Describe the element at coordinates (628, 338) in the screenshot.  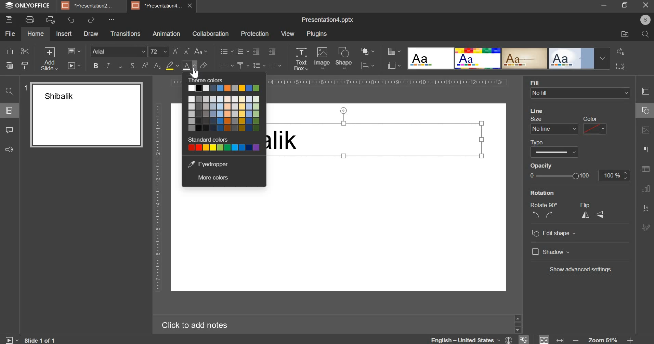
I see `zoom in` at that location.